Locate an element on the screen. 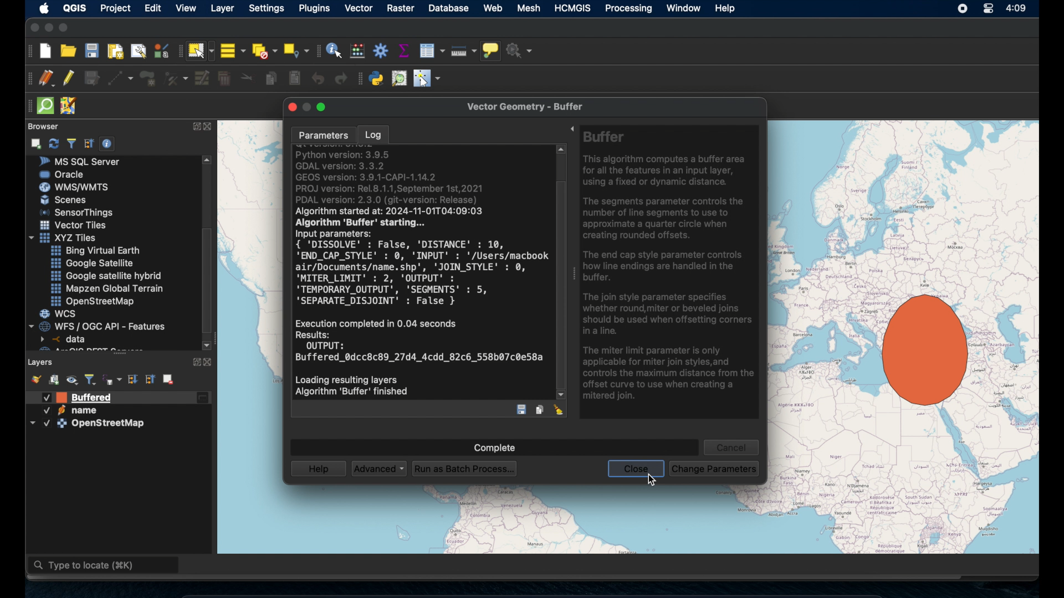 This screenshot has width=1064, height=598. google satellite is located at coordinates (91, 264).